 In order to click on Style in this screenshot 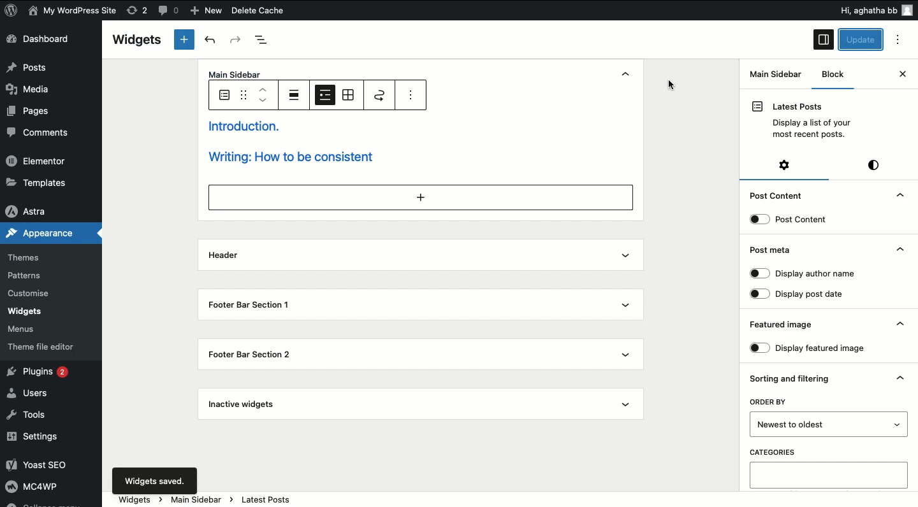, I will do `click(876, 166)`.